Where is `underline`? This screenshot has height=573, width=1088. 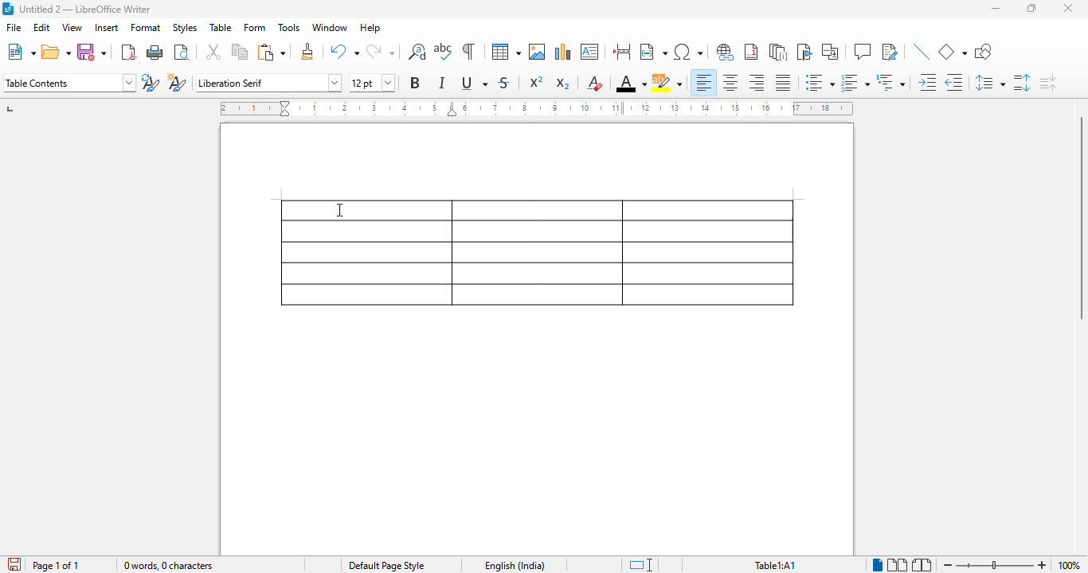 underline is located at coordinates (474, 82).